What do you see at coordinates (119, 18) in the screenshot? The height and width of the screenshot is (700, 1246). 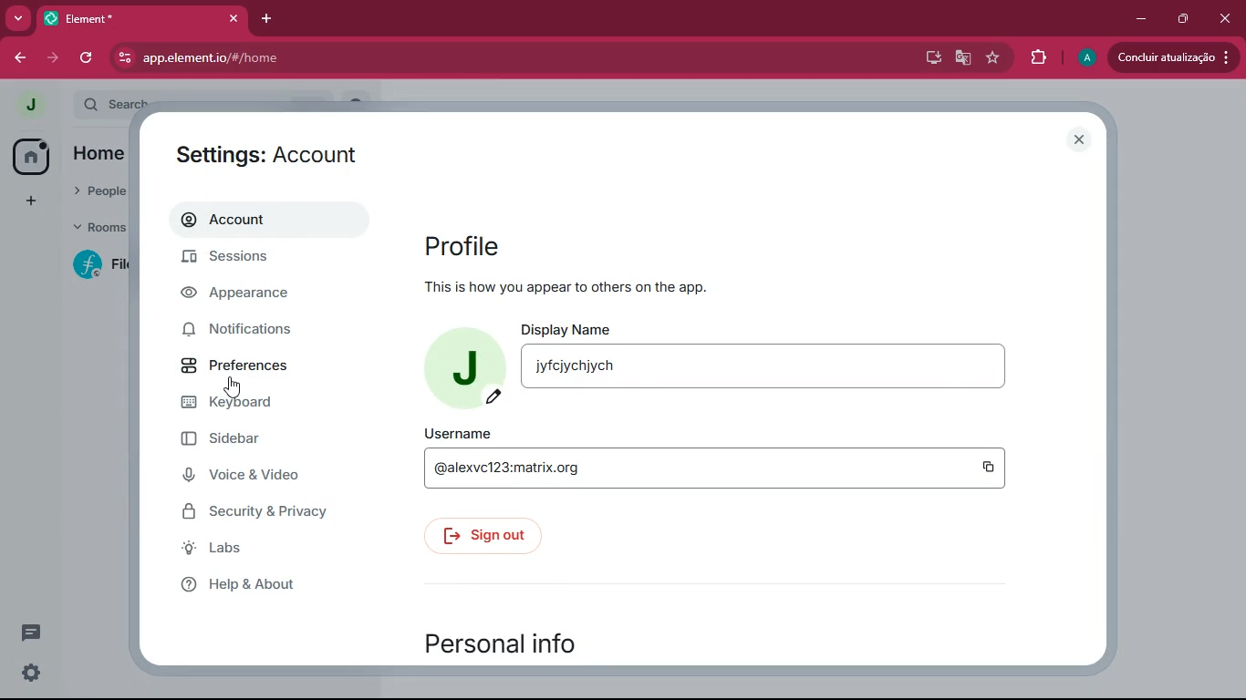 I see `element*` at bounding box center [119, 18].